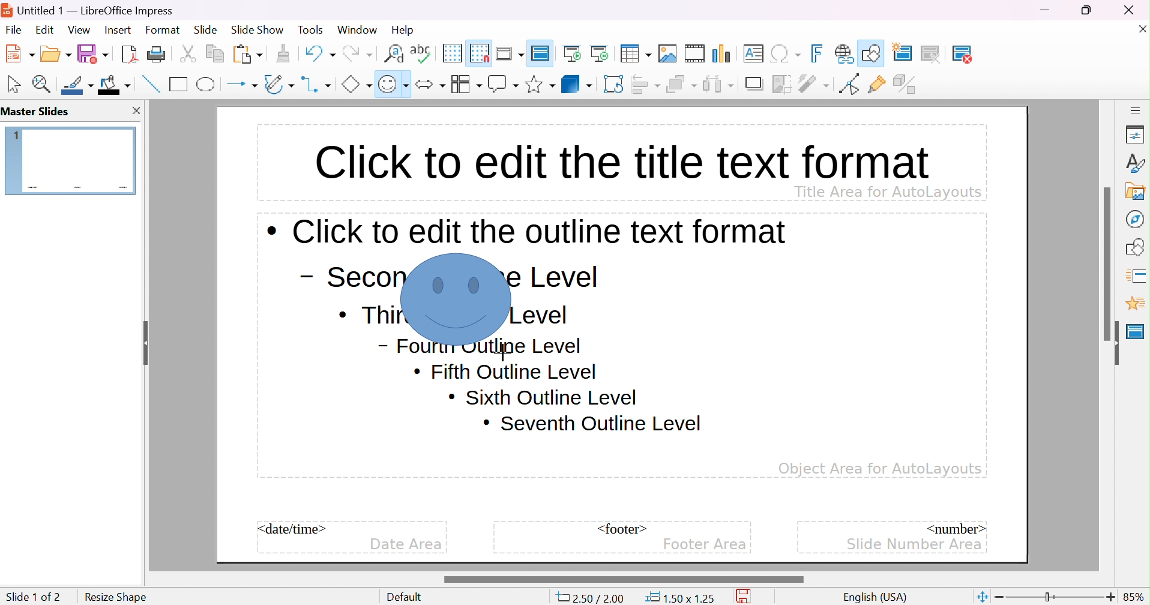 This screenshot has height=605, width=1150. Describe the element at coordinates (421, 50) in the screenshot. I see `spelling` at that location.